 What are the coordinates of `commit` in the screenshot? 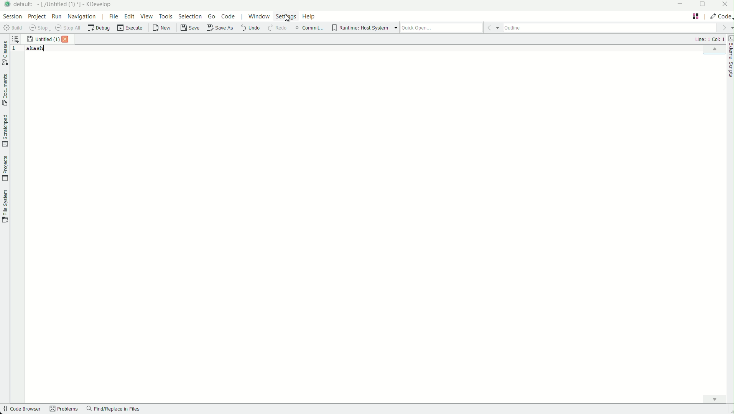 It's located at (309, 28).